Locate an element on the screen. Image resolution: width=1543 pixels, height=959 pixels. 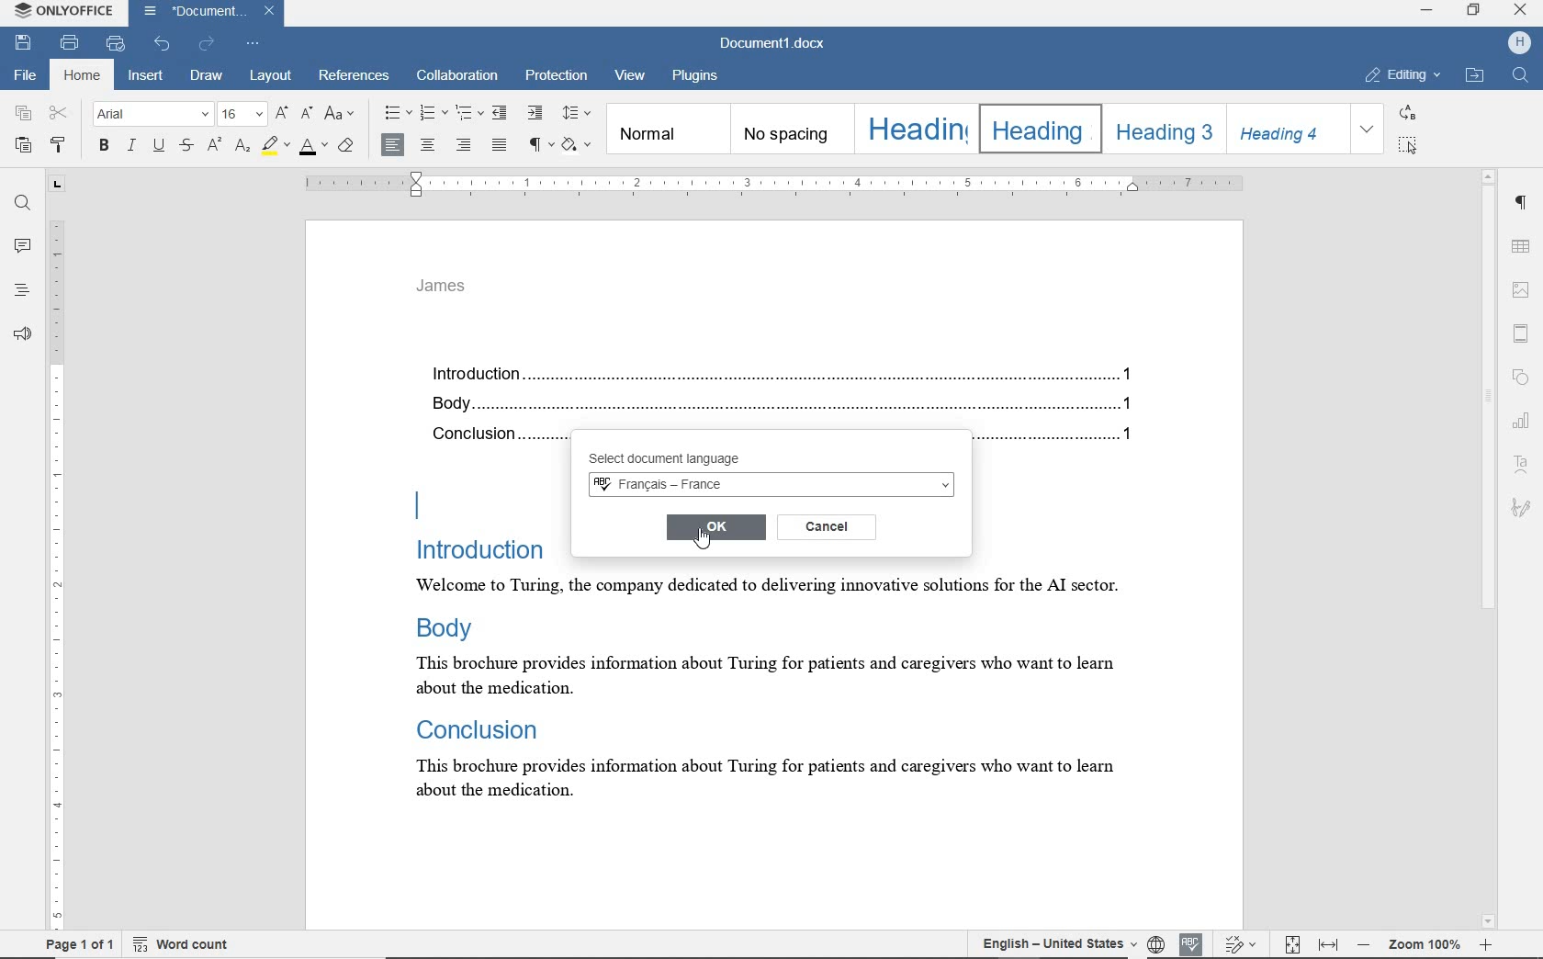
Heading 1 is located at coordinates (914, 129).